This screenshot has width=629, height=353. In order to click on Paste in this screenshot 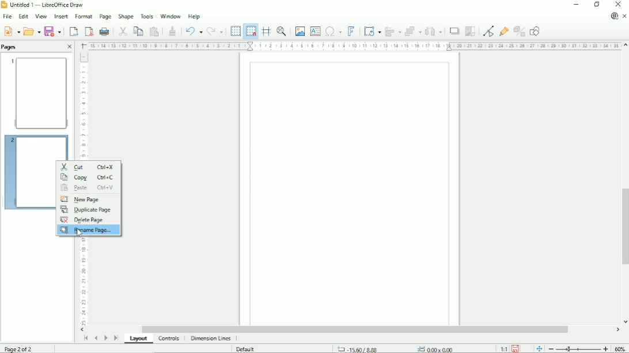, I will do `click(88, 189)`.